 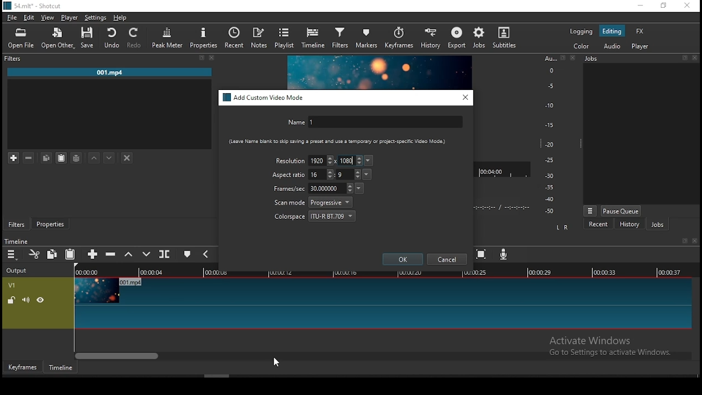 What do you see at coordinates (135, 38) in the screenshot?
I see `redo` at bounding box center [135, 38].